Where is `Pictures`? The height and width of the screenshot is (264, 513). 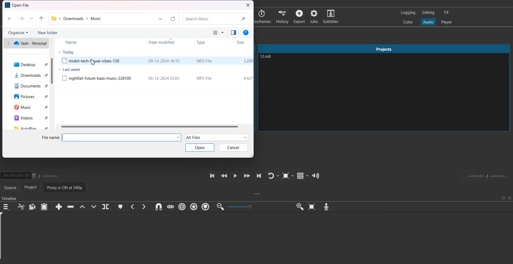 Pictures is located at coordinates (28, 97).